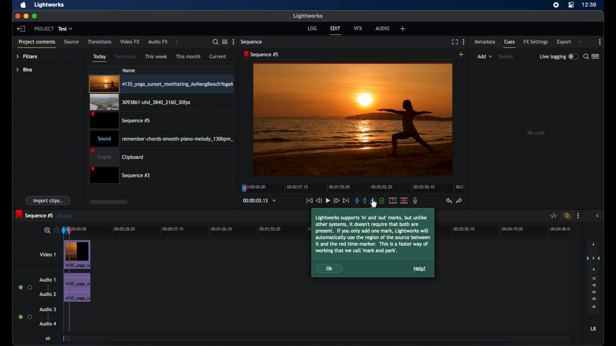 The image size is (616, 346). Describe the element at coordinates (35, 16) in the screenshot. I see `maximize` at that location.